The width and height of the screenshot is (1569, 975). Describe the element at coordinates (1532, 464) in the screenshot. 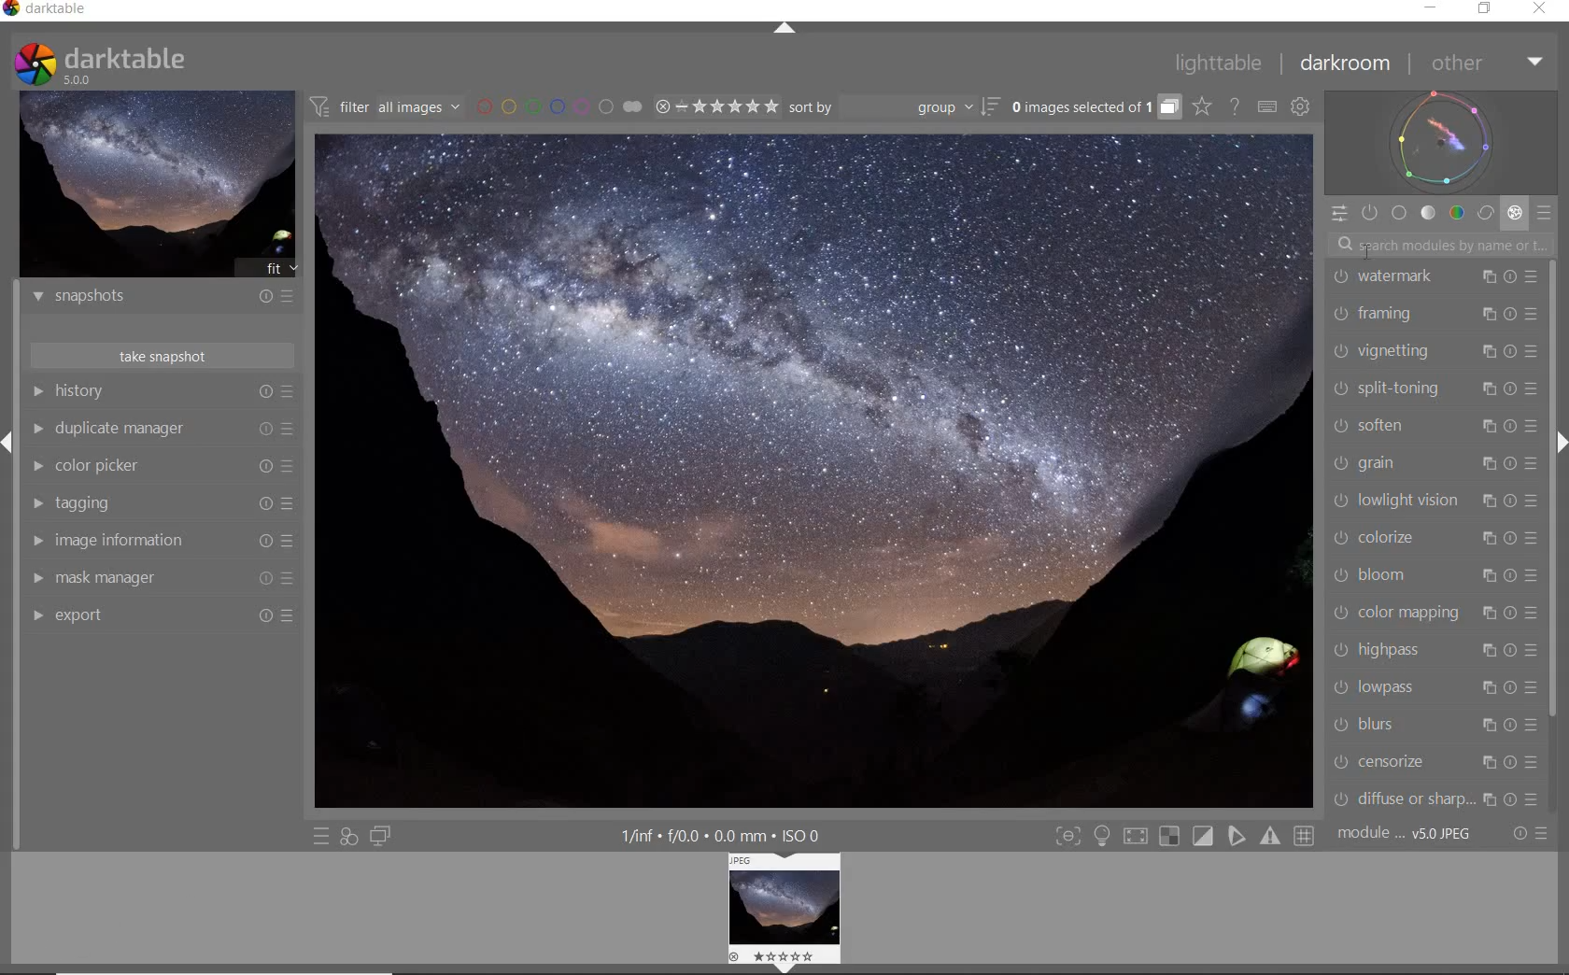

I see `` at that location.